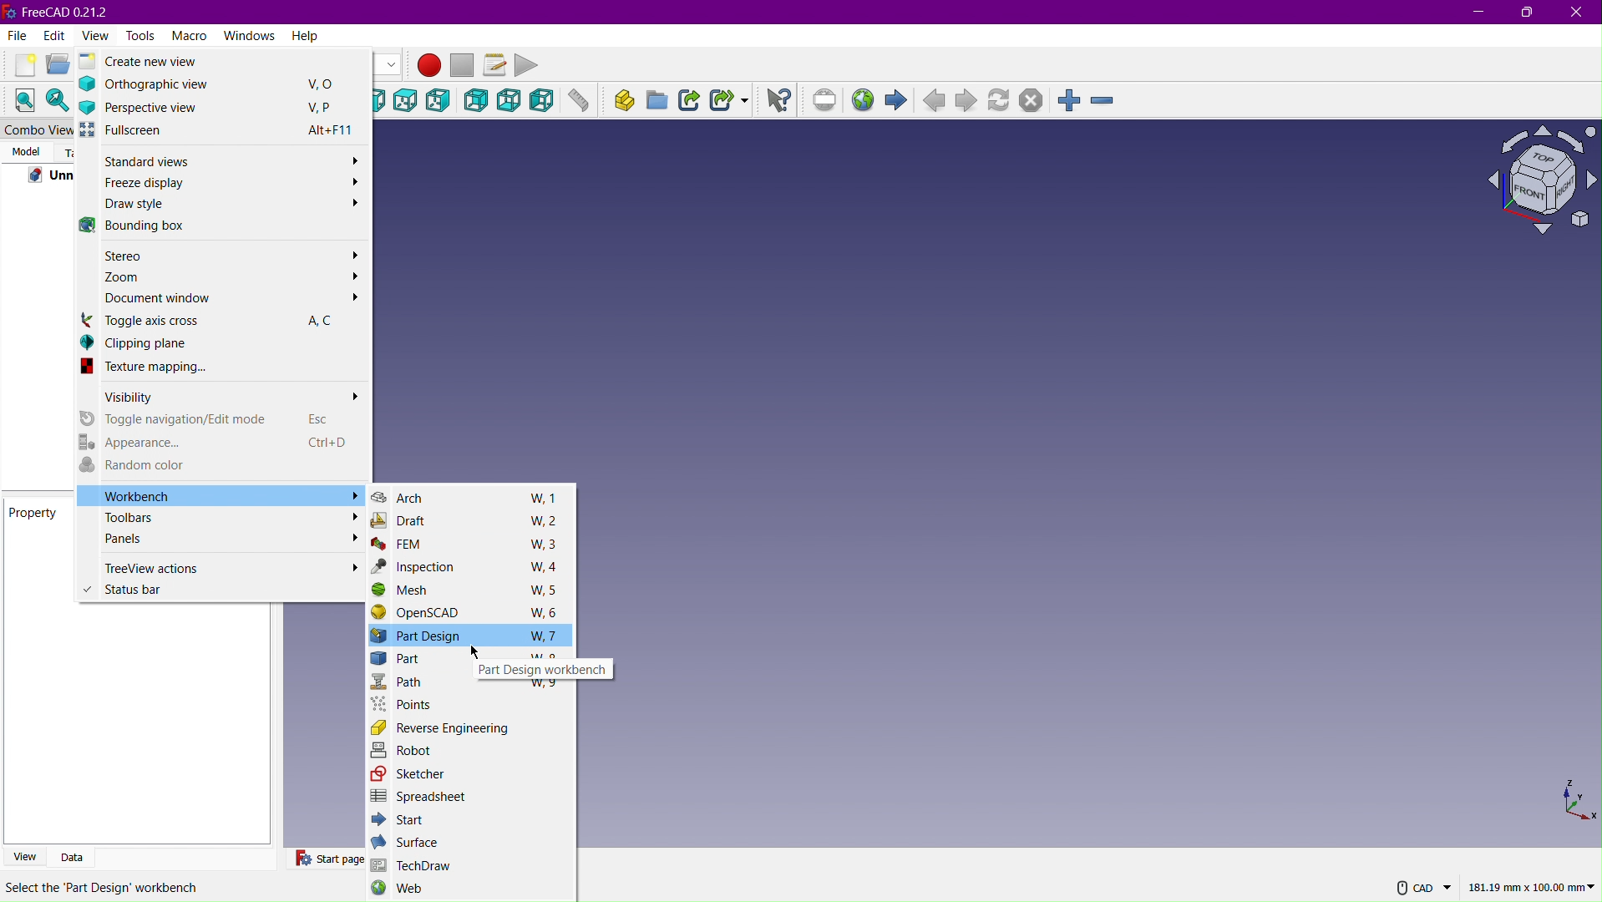 The image size is (1602, 902). Describe the element at coordinates (26, 65) in the screenshot. I see `New` at that location.